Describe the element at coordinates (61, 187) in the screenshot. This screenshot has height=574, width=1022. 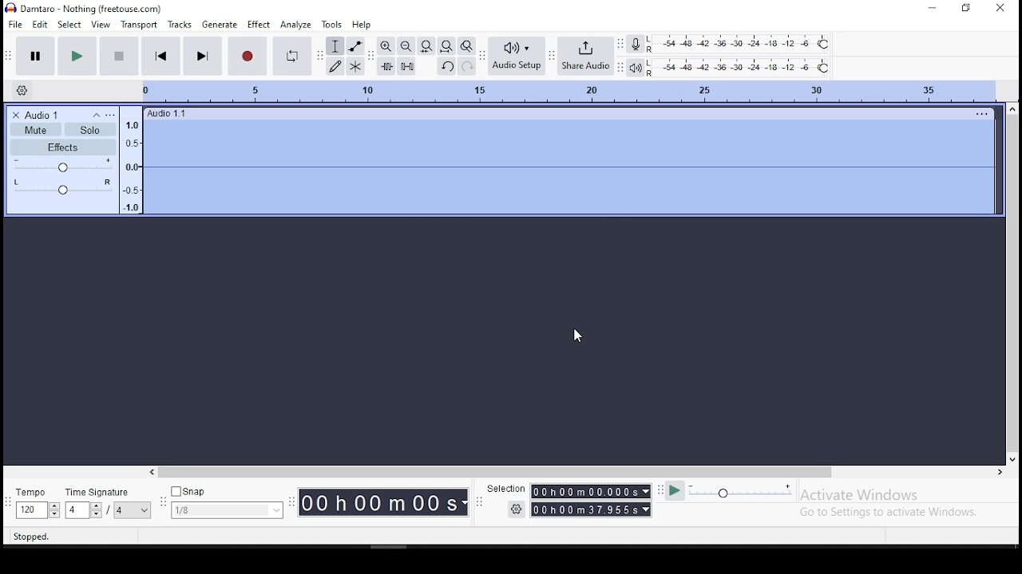
I see `L/R Audio` at that location.